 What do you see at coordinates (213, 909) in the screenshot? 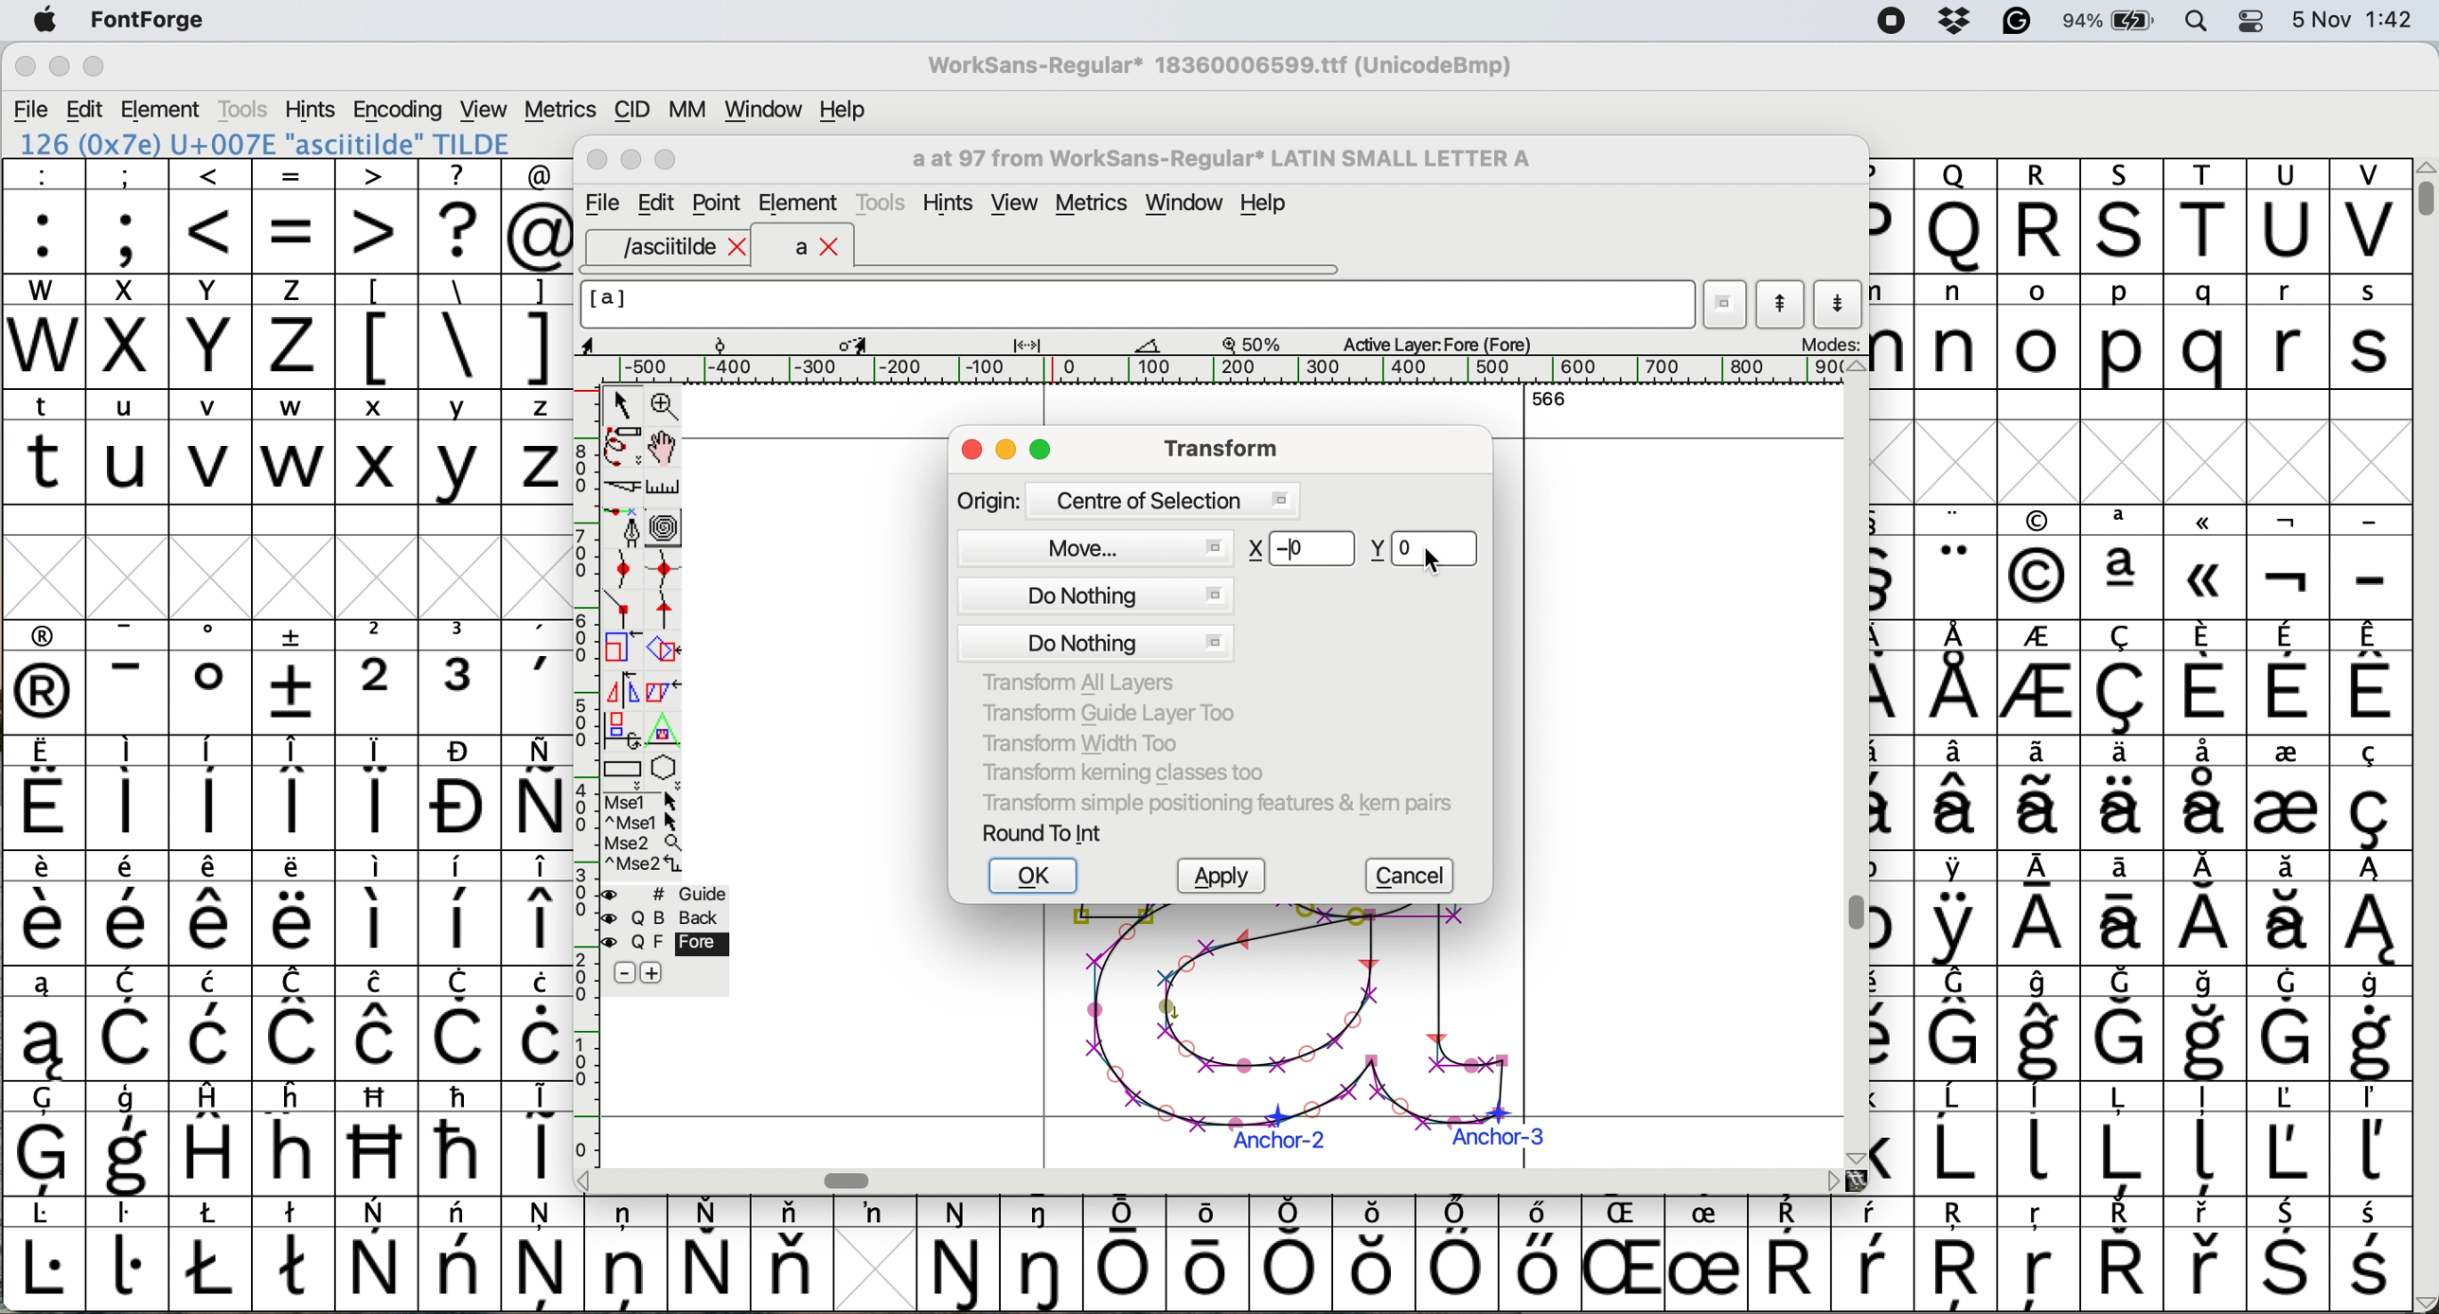
I see `symbol` at bounding box center [213, 909].